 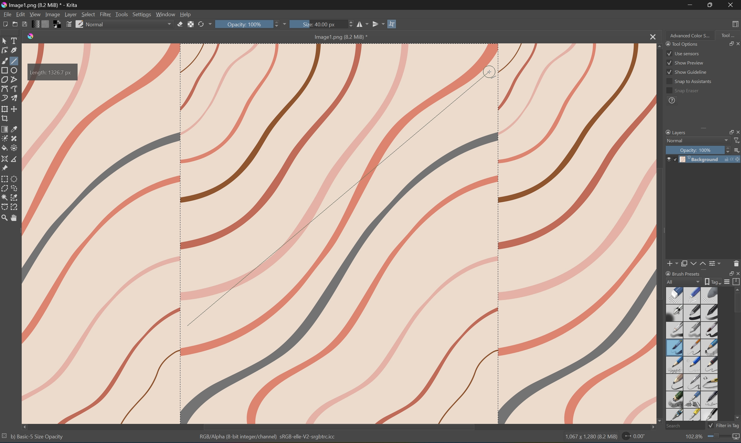 What do you see at coordinates (705, 130) in the screenshot?
I see `Expand` at bounding box center [705, 130].